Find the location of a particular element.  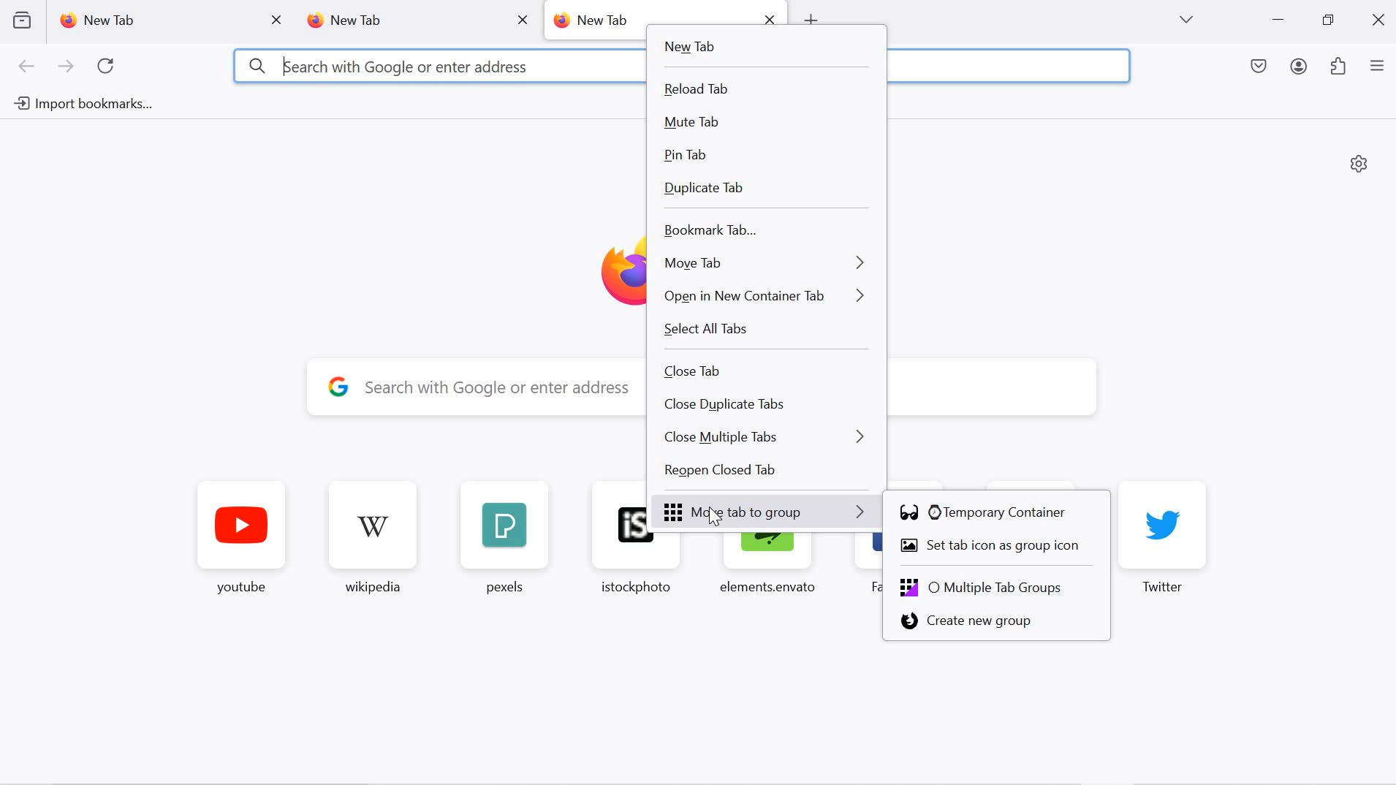

elements.envanto favorite is located at coordinates (766, 567).